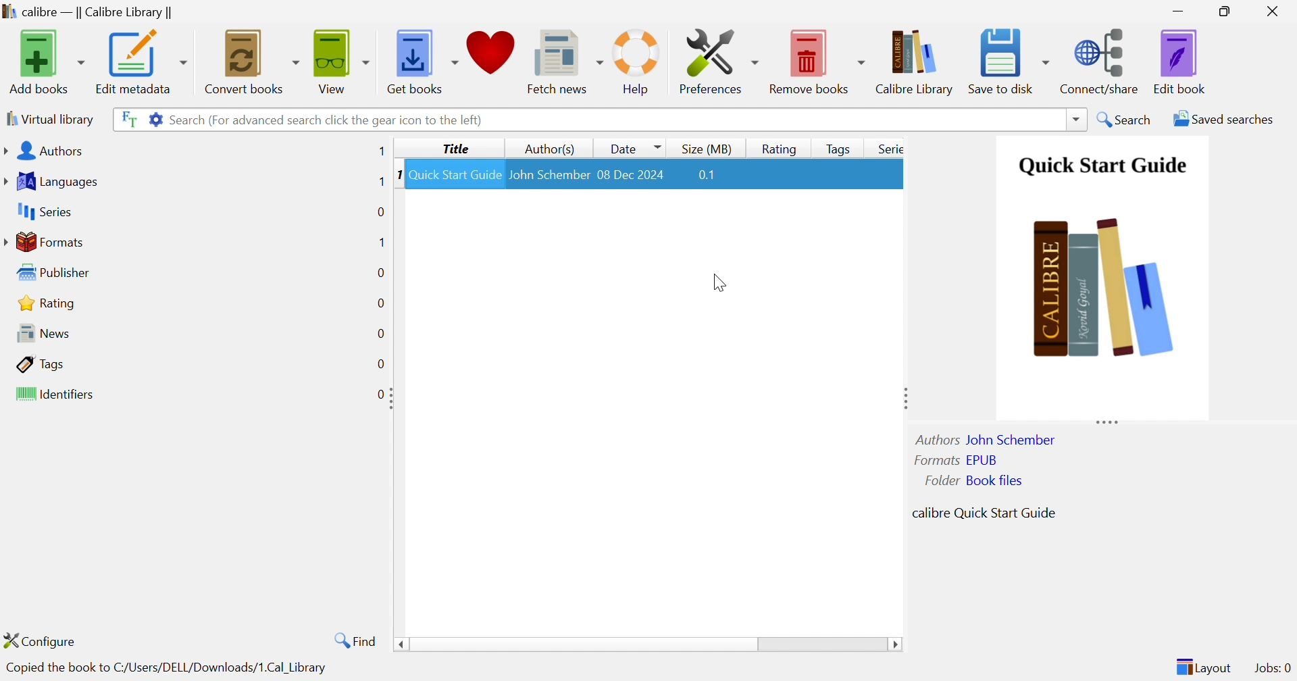  I want to click on Scroll Left, so click(399, 645).